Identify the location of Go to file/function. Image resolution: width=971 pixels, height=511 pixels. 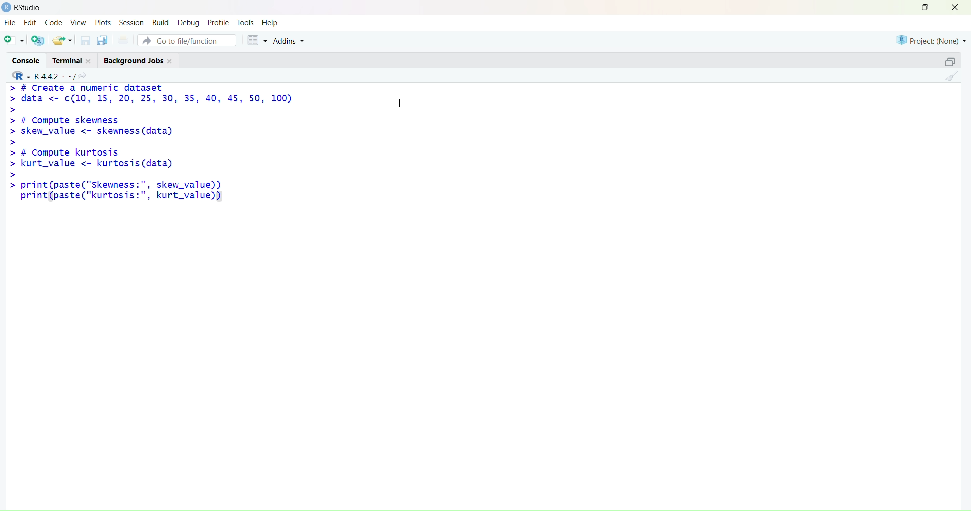
(188, 40).